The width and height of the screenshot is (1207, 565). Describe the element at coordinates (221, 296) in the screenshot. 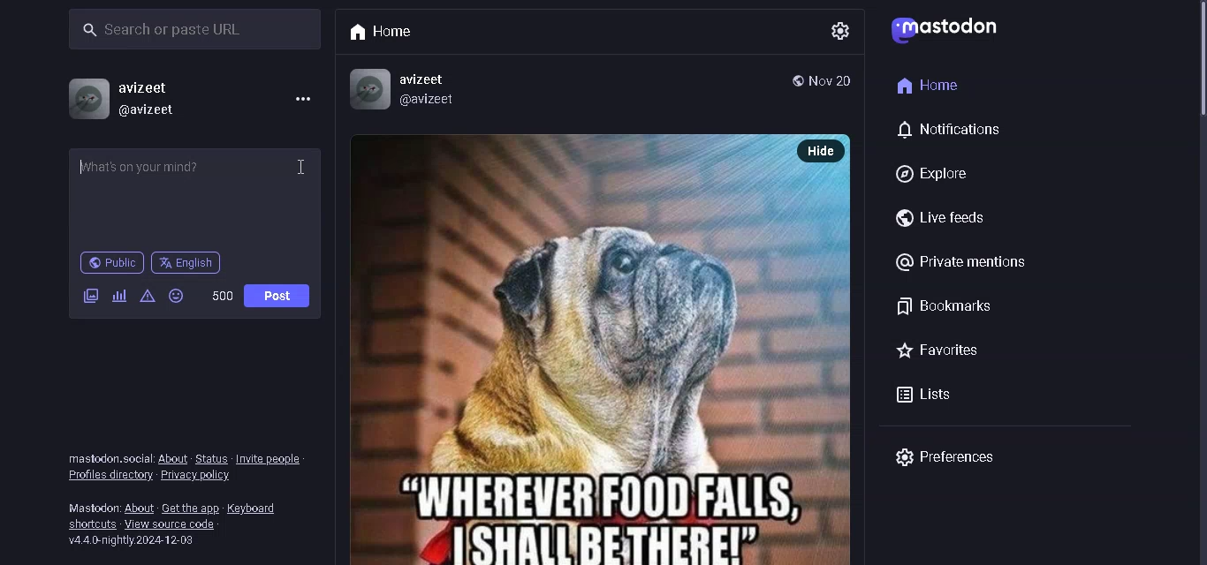

I see `word limit` at that location.